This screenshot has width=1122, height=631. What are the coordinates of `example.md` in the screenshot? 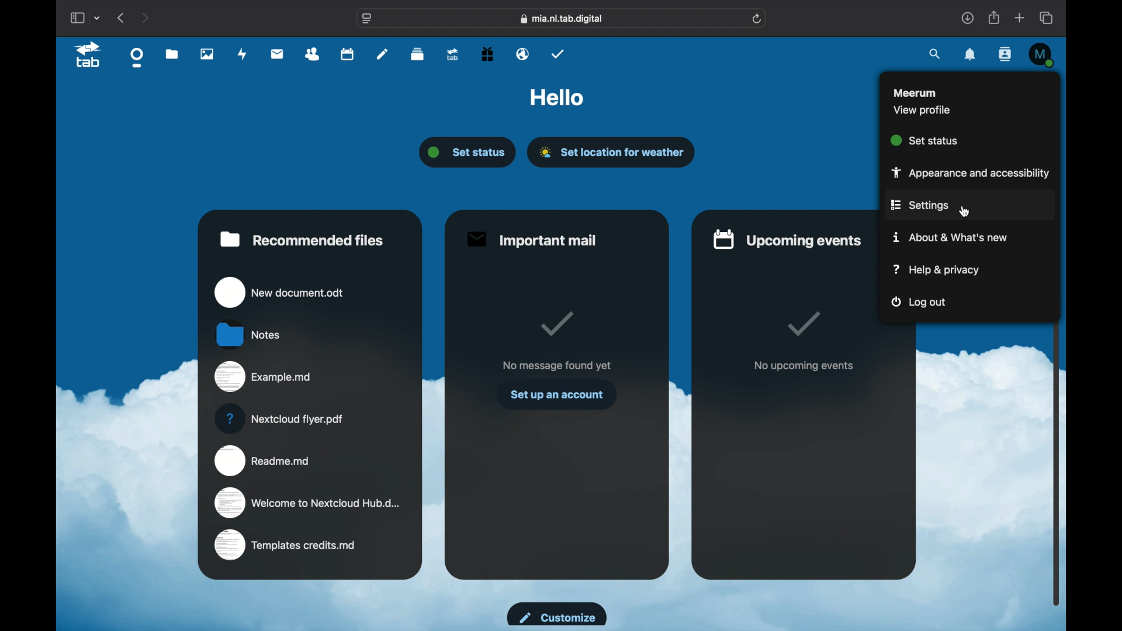 It's located at (264, 377).